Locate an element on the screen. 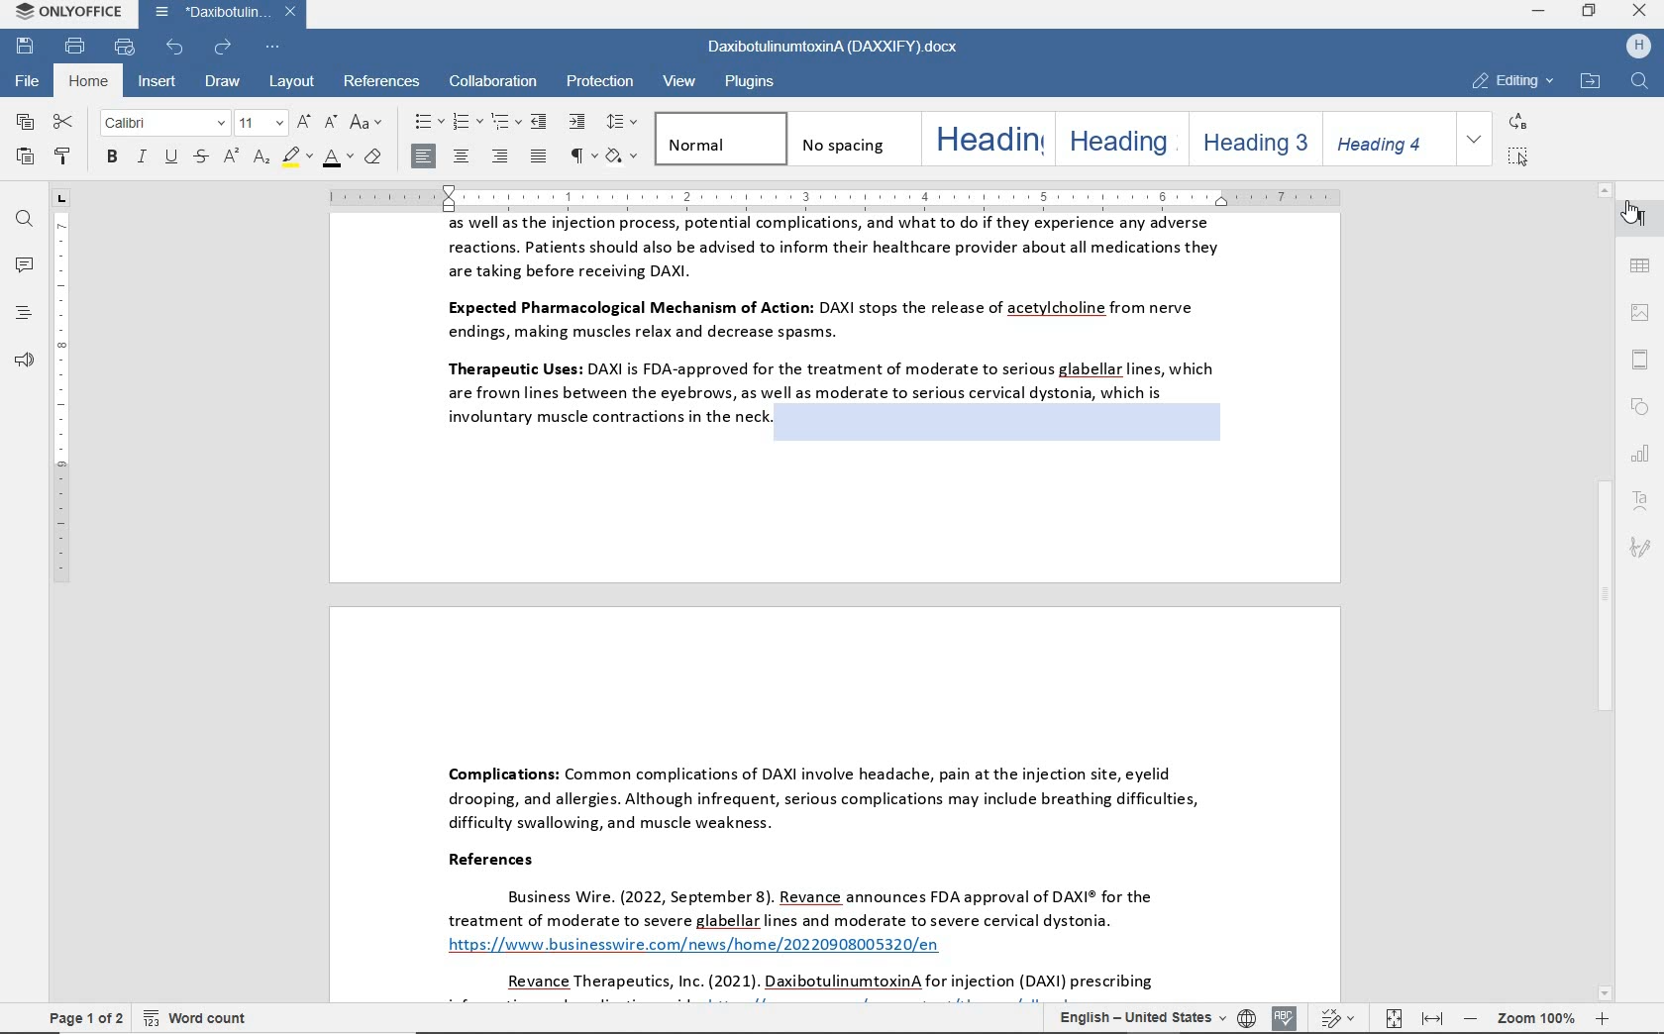  plugins is located at coordinates (753, 82).